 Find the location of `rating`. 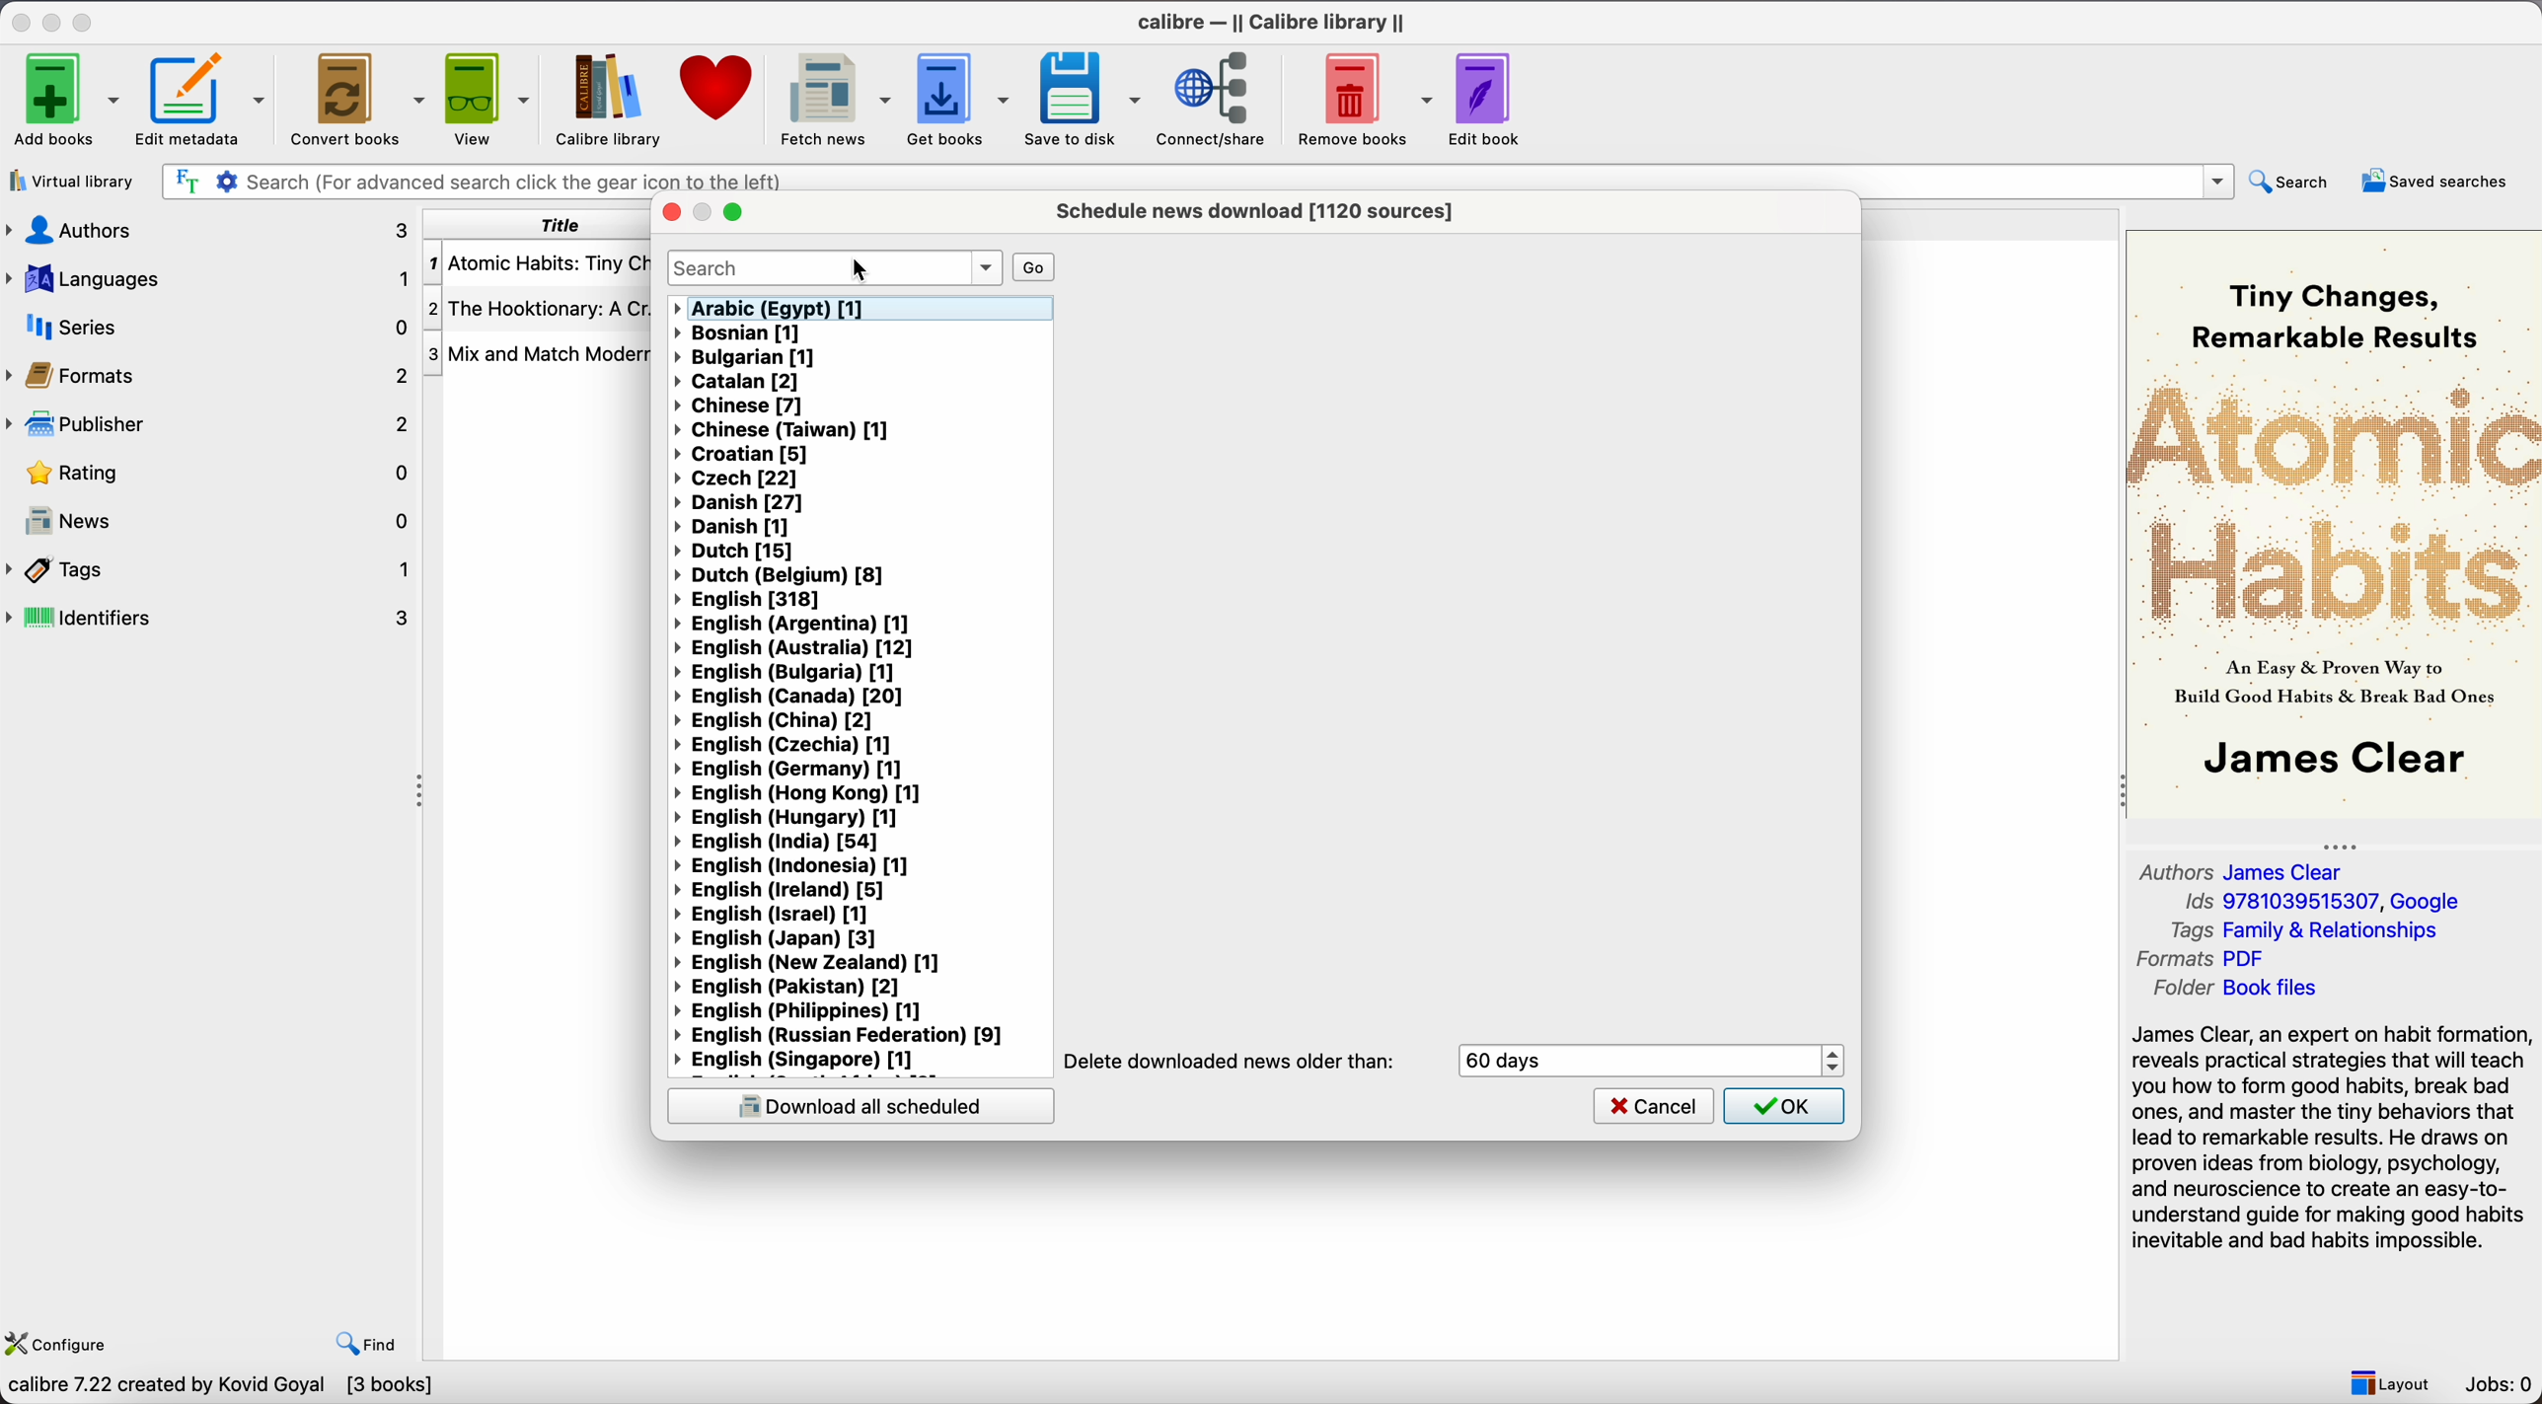

rating is located at coordinates (206, 473).